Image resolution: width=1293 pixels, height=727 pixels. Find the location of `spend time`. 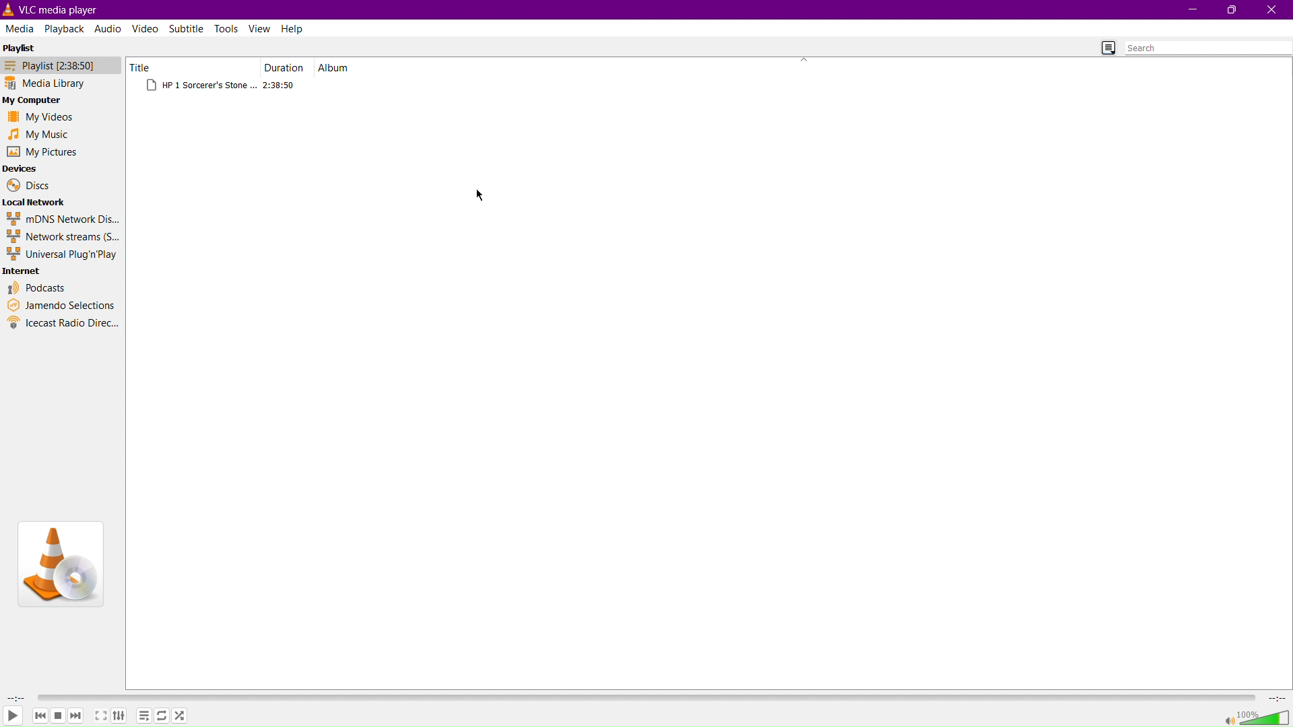

spend time is located at coordinates (13, 697).